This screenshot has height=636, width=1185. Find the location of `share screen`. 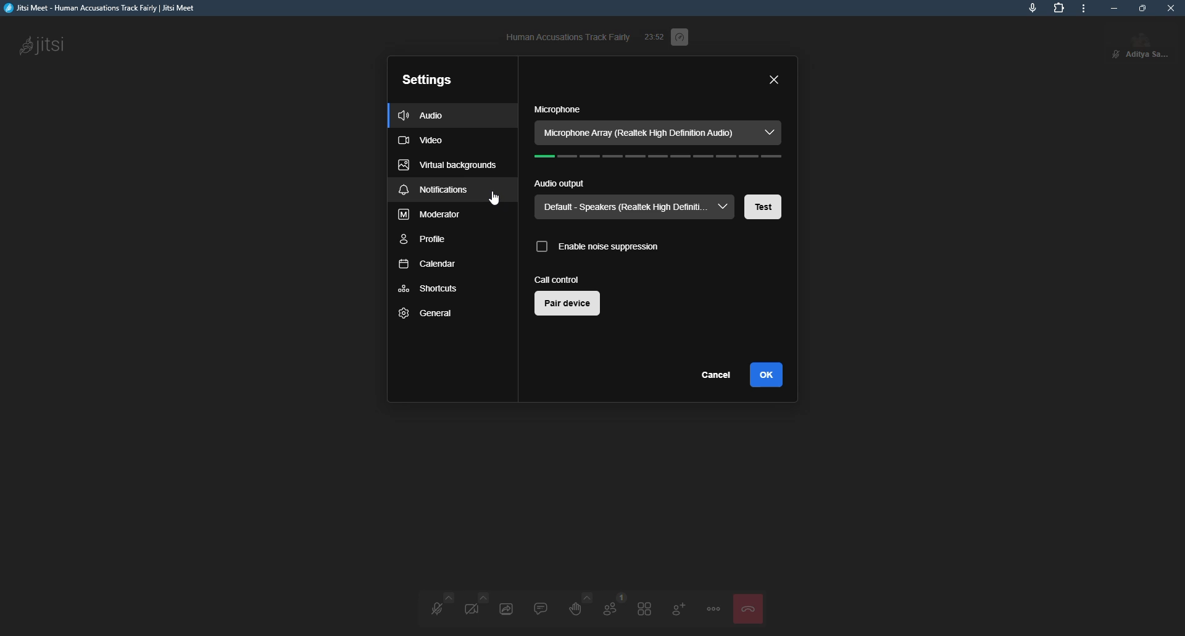

share screen is located at coordinates (508, 607).